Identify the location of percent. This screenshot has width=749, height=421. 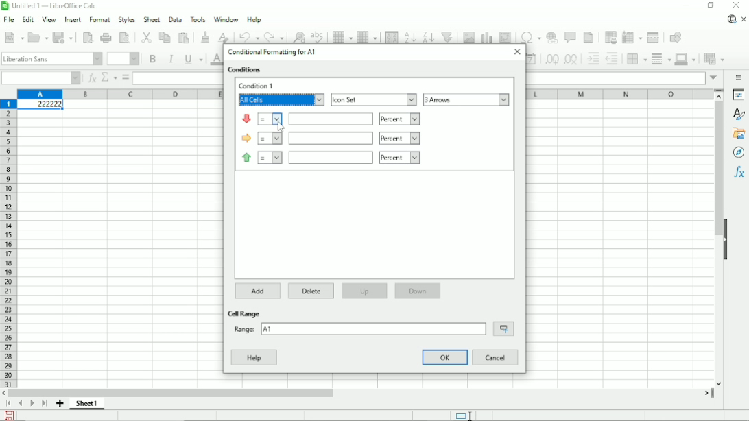
(400, 139).